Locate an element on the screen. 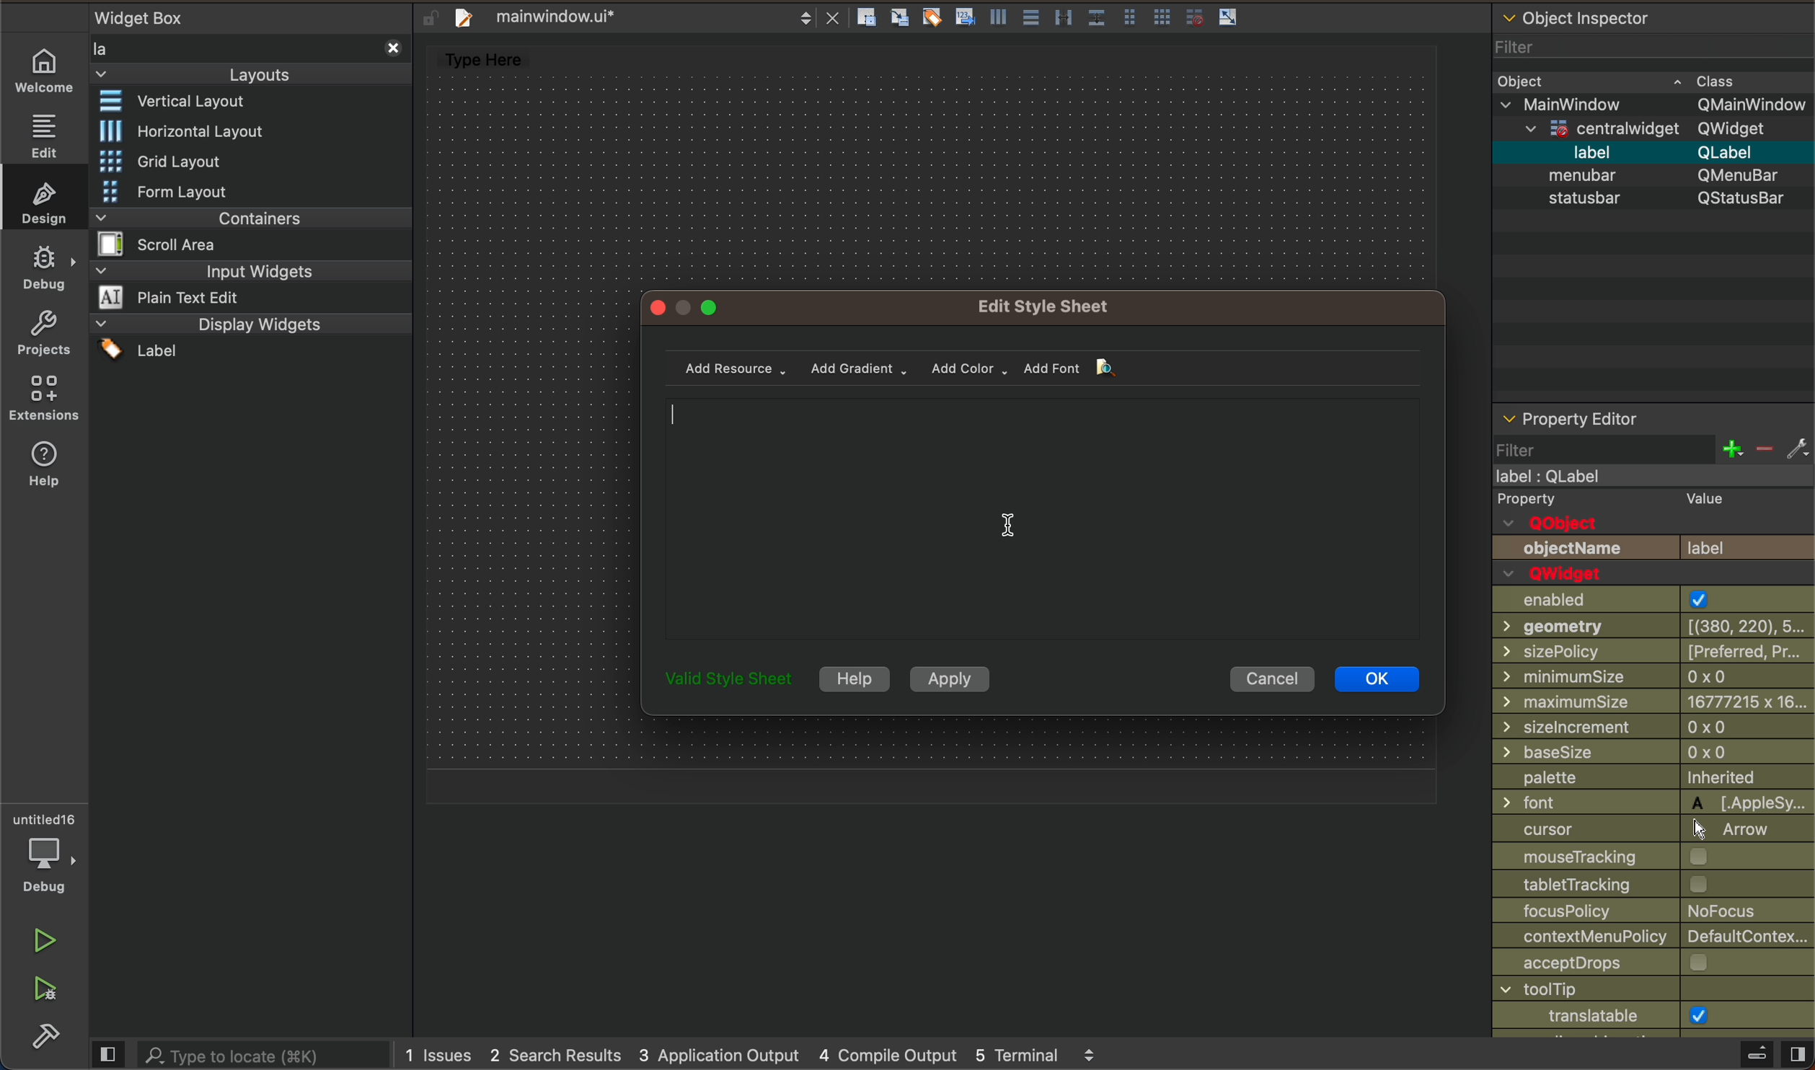  input widget is located at coordinates (249, 285).